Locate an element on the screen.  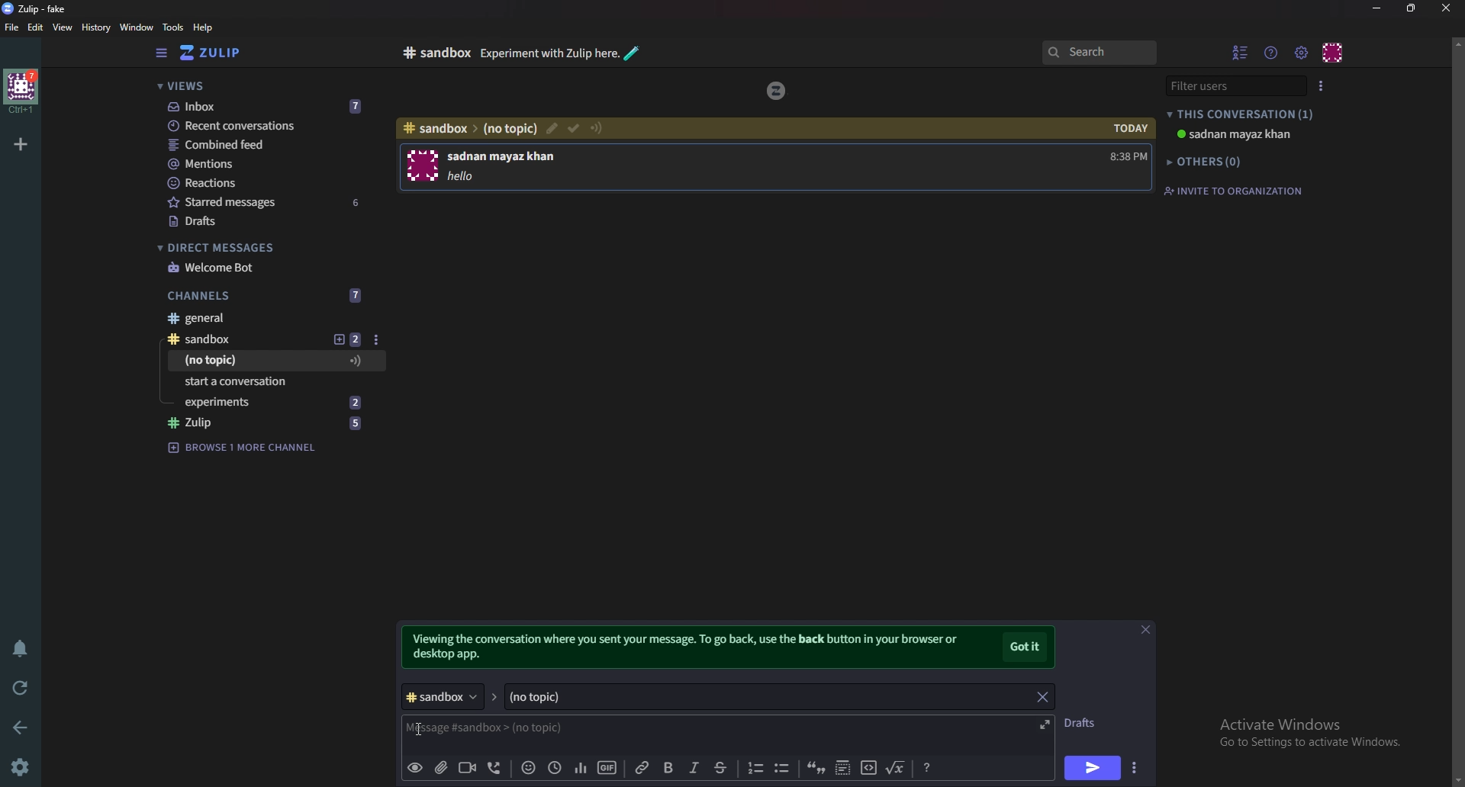
invite to organization is located at coordinates (1241, 190).